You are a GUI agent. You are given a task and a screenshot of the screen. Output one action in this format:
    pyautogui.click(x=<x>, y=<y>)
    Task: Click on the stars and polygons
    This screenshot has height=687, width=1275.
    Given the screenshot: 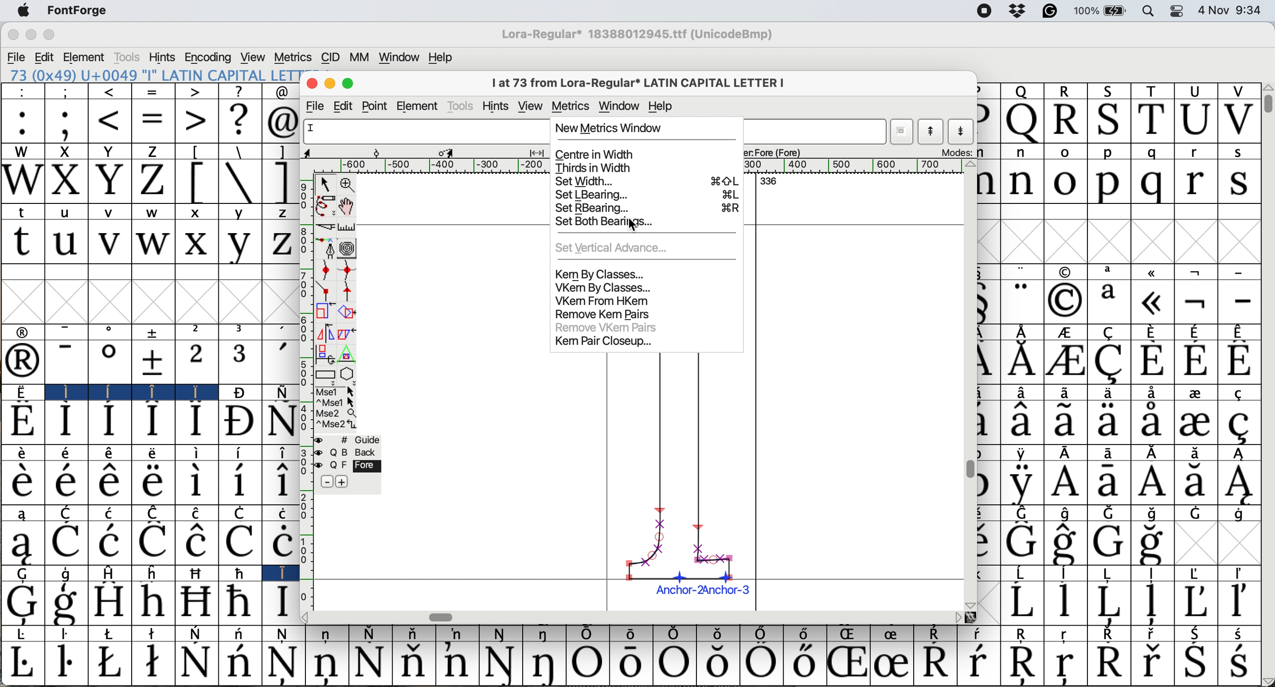 What is the action you would take?
    pyautogui.click(x=348, y=374)
    